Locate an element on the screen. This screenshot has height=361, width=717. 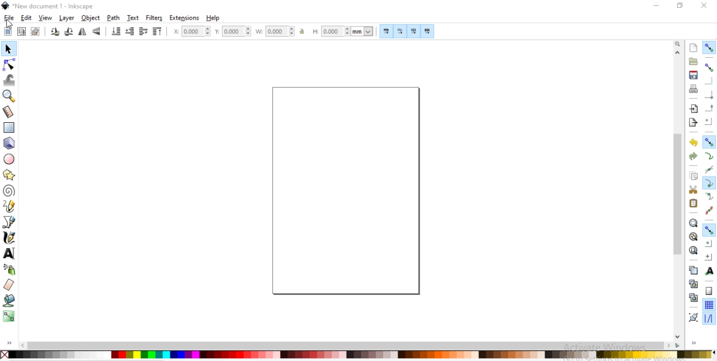
filters is located at coordinates (155, 18).